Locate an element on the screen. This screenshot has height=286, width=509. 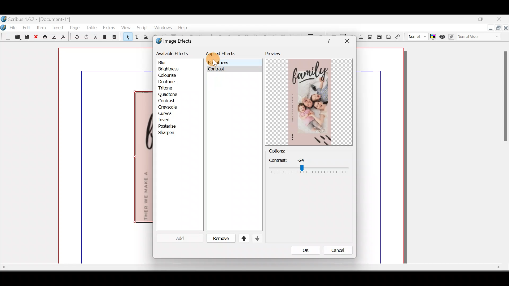
Colourise is located at coordinates (170, 76).